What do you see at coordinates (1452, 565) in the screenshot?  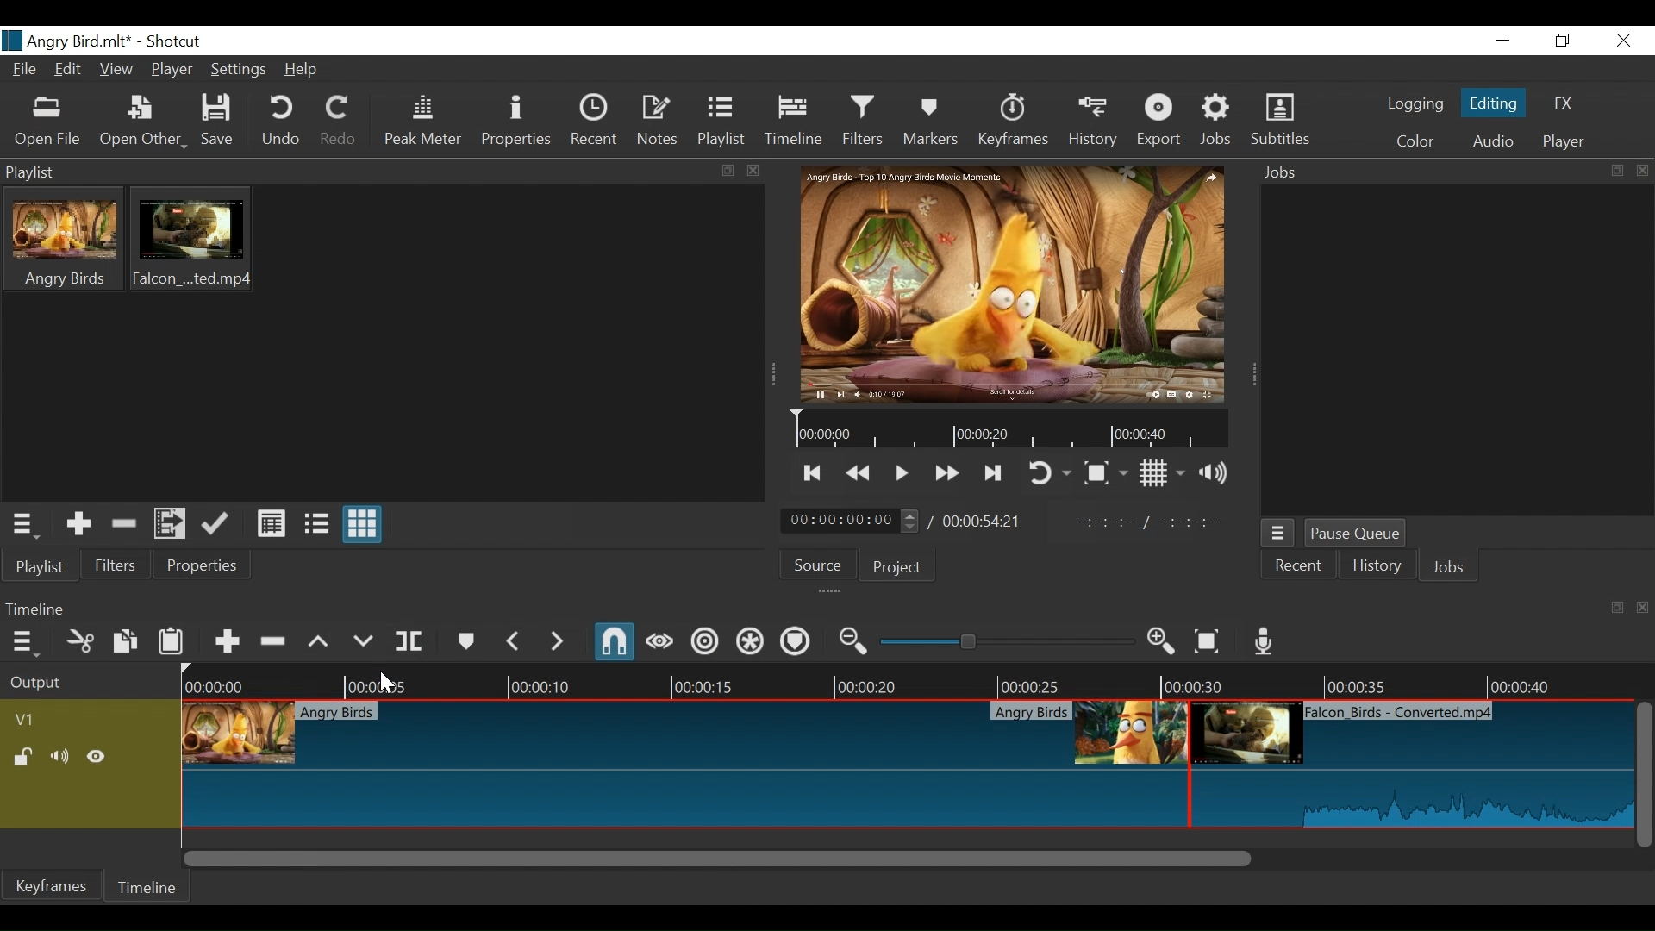 I see `Jobs` at bounding box center [1452, 565].